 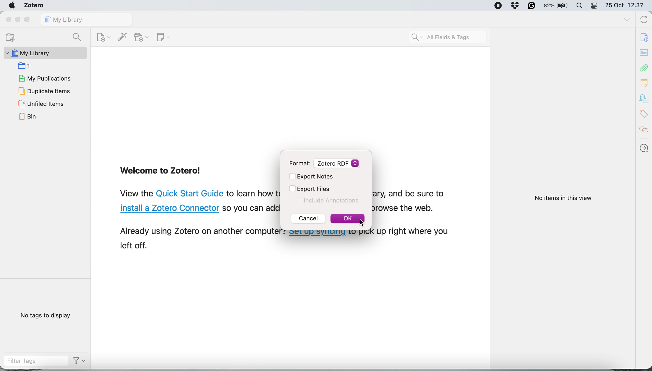 I want to click on new item, so click(x=104, y=37).